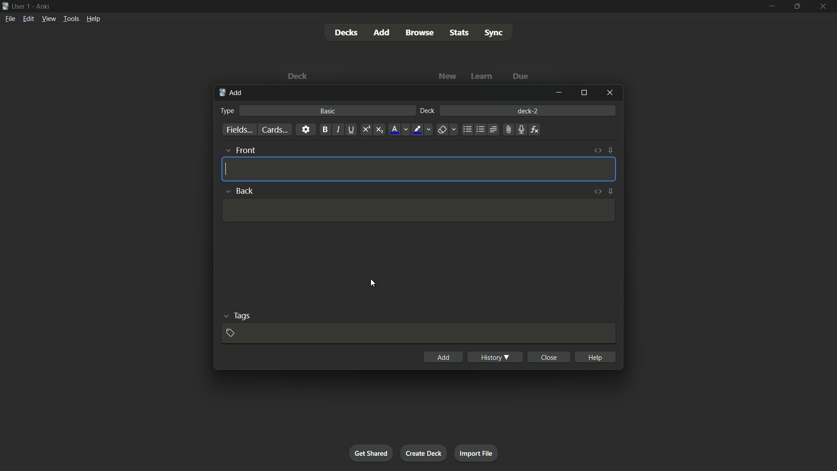 The image size is (837, 471). What do you see at coordinates (43, 7) in the screenshot?
I see `app name` at bounding box center [43, 7].